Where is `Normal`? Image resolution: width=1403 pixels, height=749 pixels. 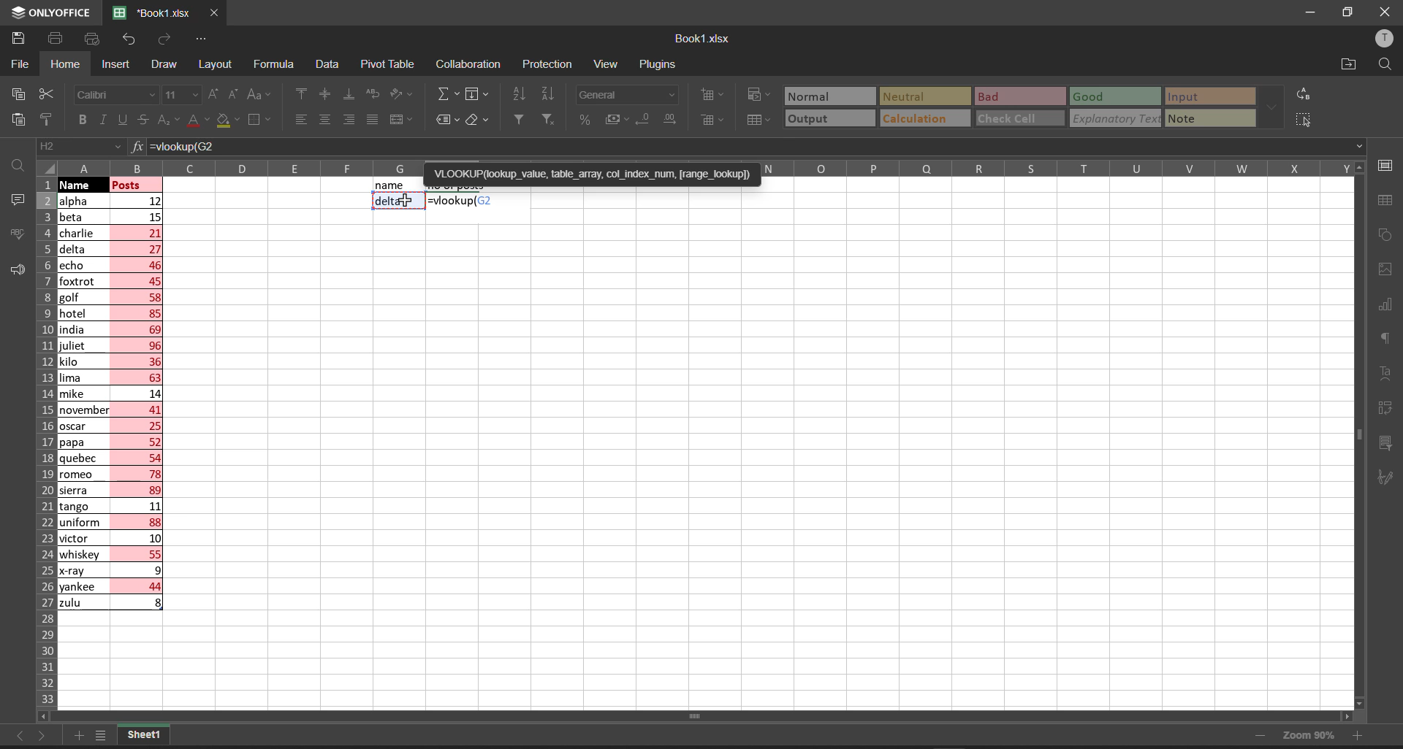
Normal is located at coordinates (818, 96).